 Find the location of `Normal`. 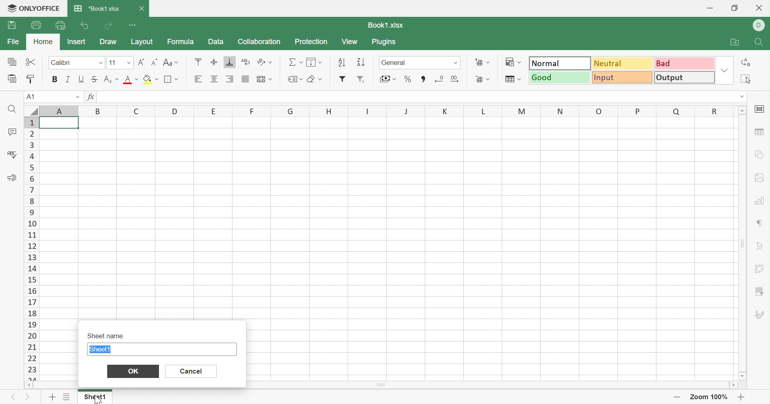

Normal is located at coordinates (560, 63).